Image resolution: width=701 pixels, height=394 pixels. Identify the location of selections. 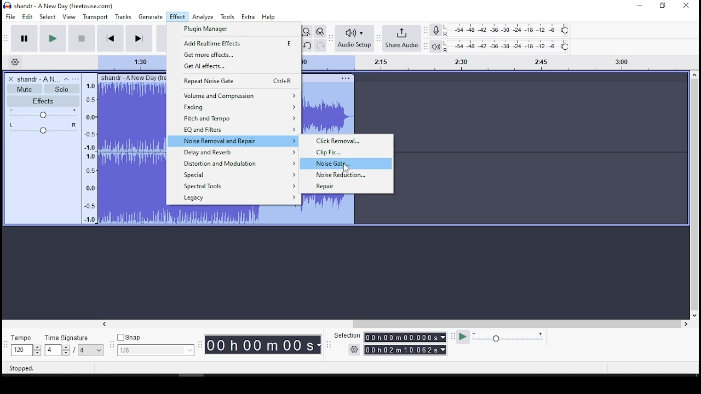
(391, 343).